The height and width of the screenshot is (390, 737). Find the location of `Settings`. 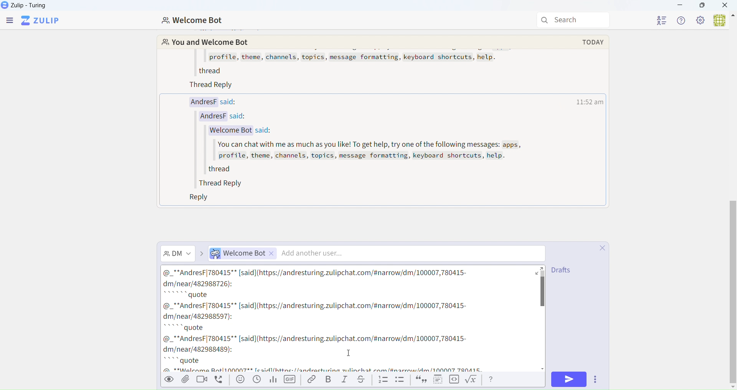

Settings is located at coordinates (700, 20).